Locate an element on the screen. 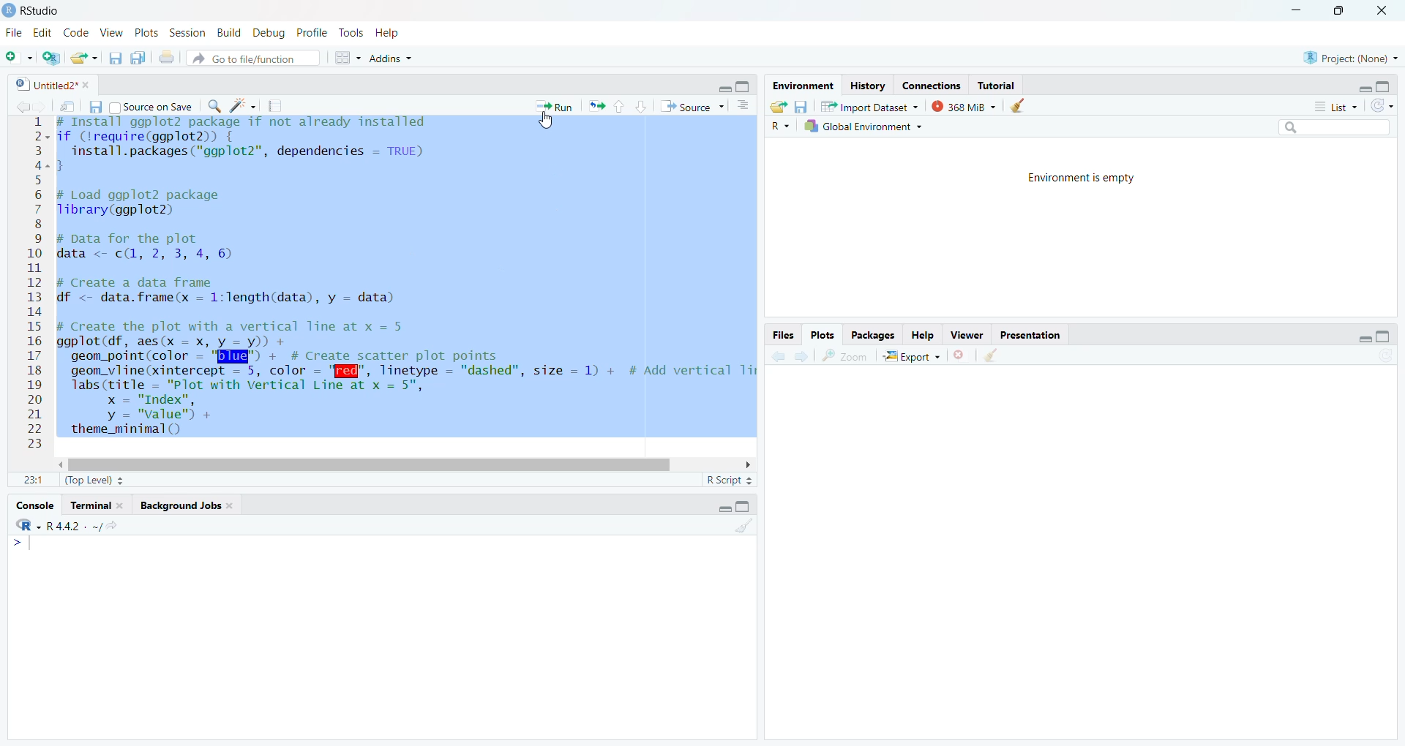 The image size is (1405, 746). Packages is located at coordinates (866, 334).